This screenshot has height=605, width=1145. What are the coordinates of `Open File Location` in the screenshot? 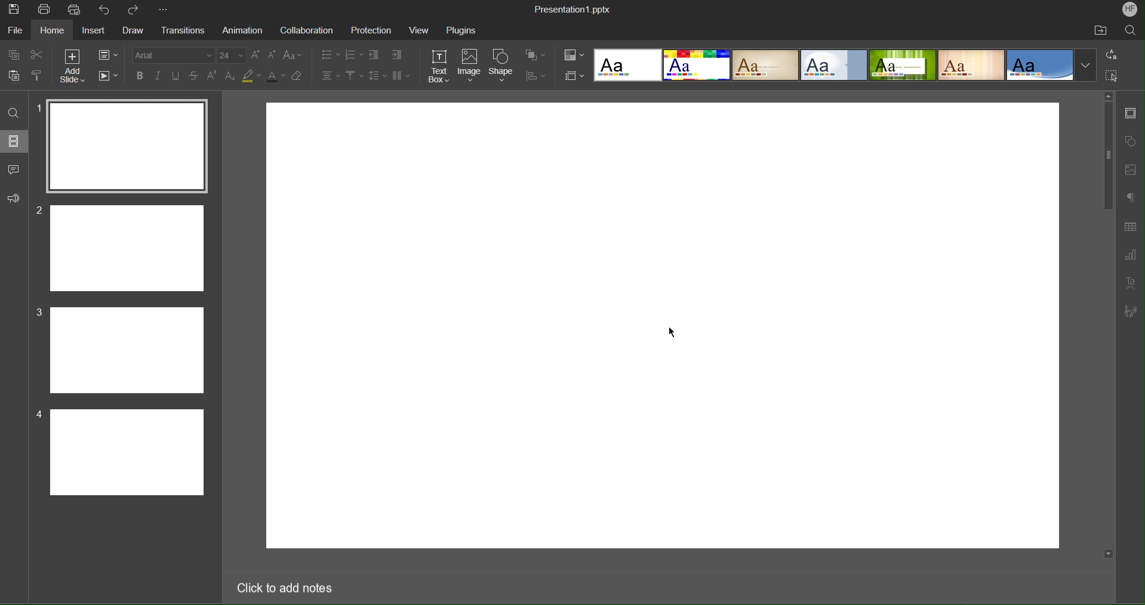 It's located at (1102, 30).